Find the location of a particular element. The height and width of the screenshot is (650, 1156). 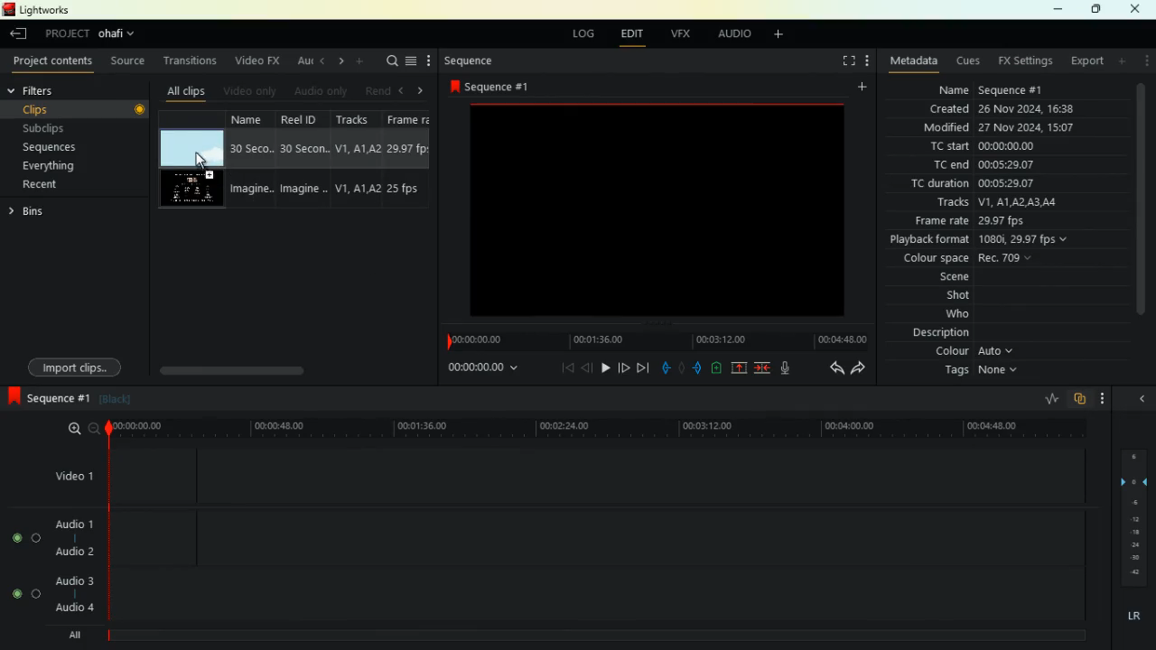

rate is located at coordinates (1046, 399).